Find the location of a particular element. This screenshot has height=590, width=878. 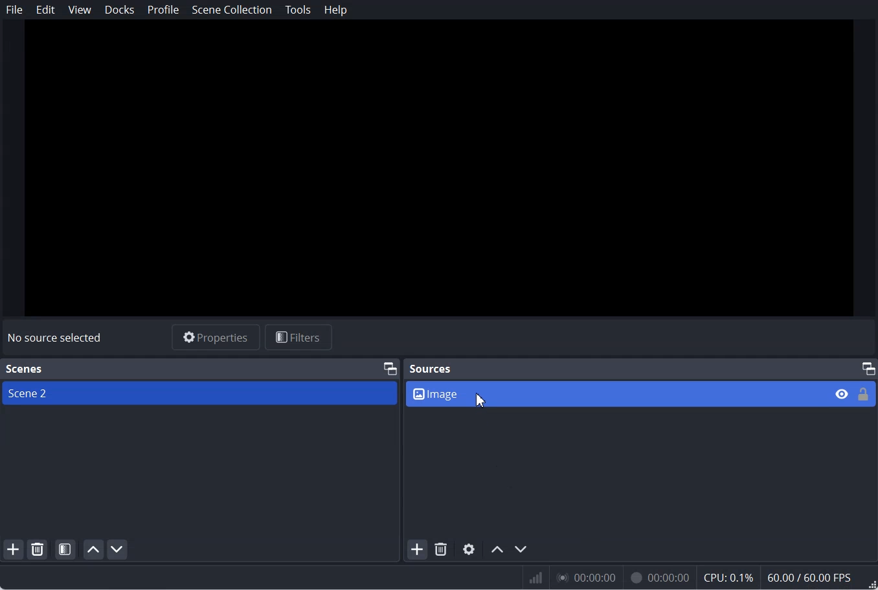

Text is located at coordinates (25, 369).